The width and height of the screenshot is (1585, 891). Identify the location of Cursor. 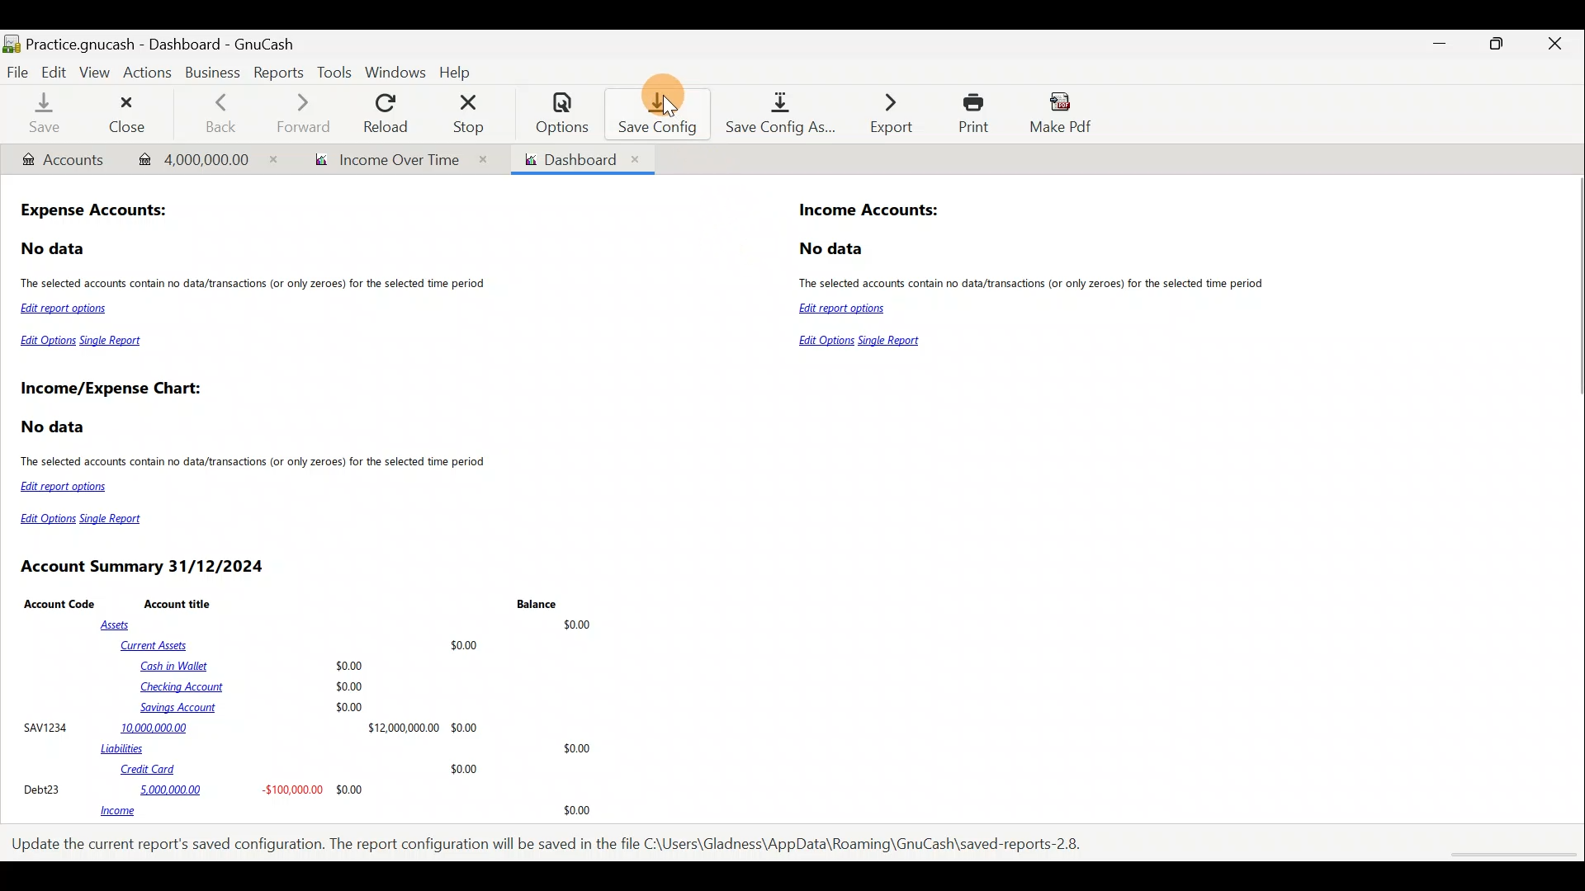
(672, 111).